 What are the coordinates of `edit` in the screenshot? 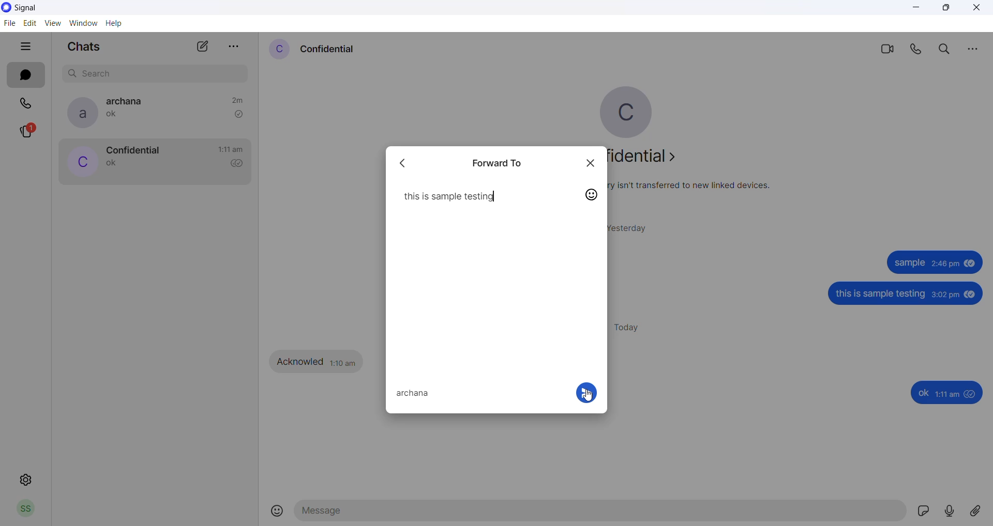 It's located at (31, 23).